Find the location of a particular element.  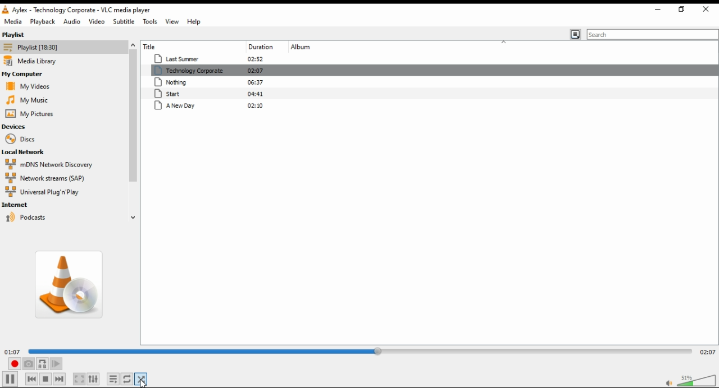

toggle playlist is located at coordinates (113, 378).